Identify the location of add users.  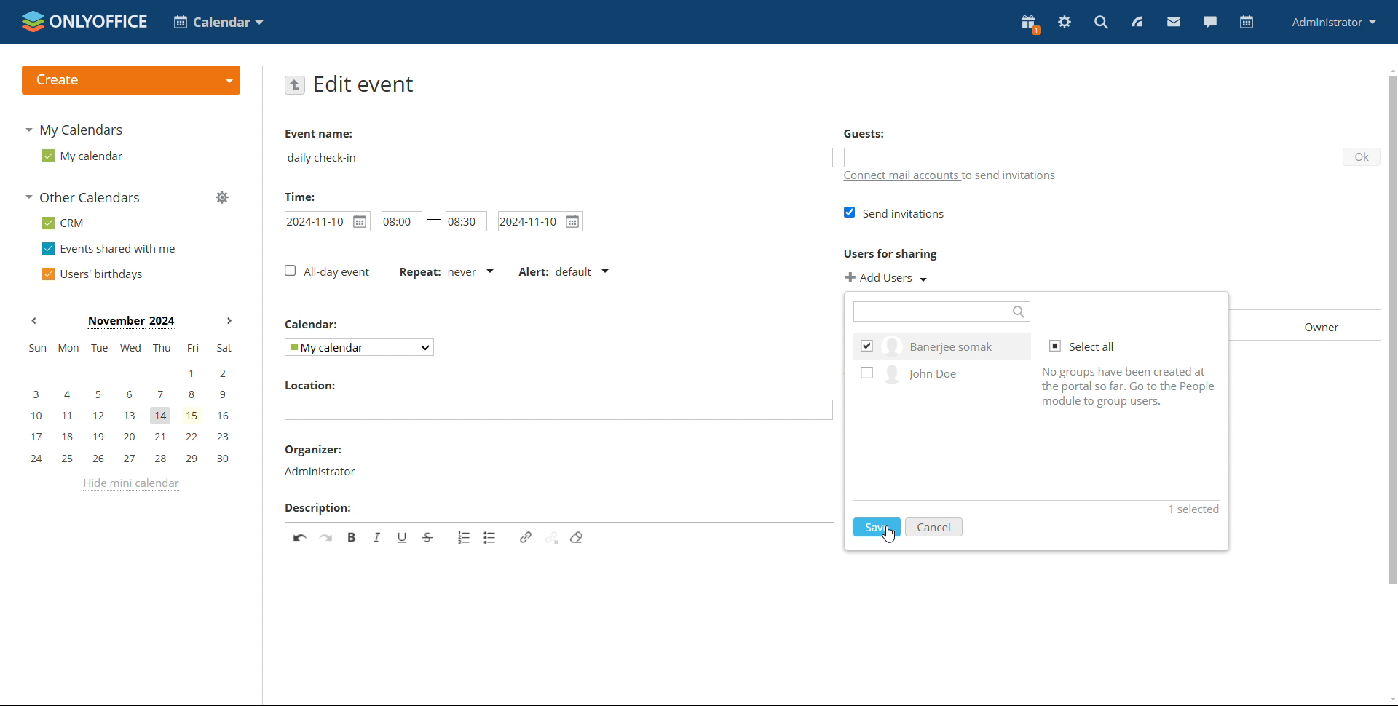
(888, 278).